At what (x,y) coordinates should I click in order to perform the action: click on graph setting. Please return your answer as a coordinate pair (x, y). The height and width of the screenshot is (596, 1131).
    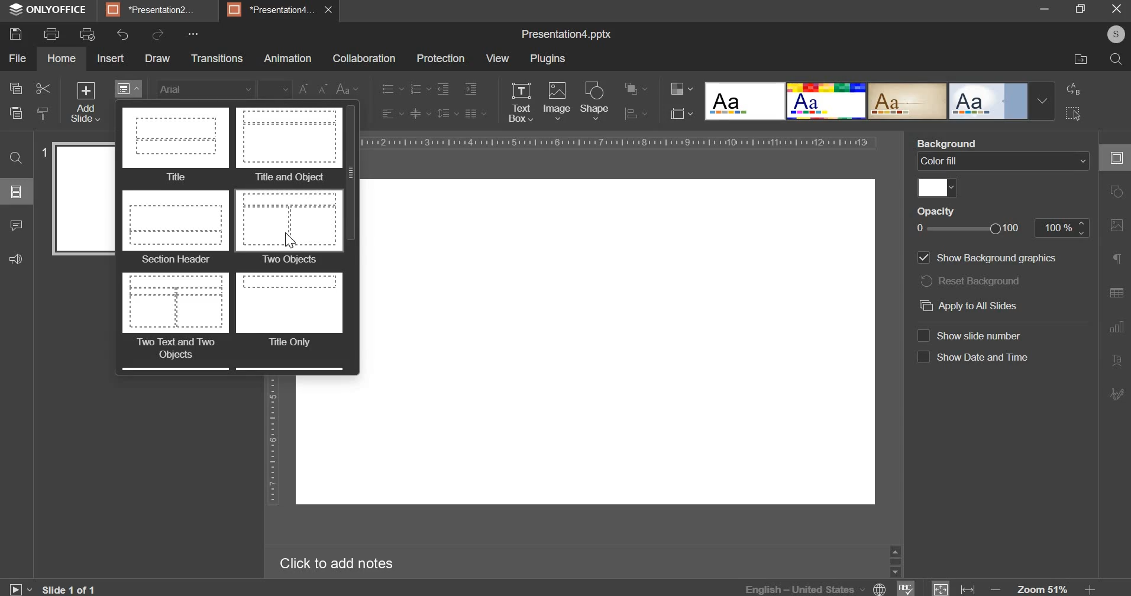
    Looking at the image, I should click on (1115, 326).